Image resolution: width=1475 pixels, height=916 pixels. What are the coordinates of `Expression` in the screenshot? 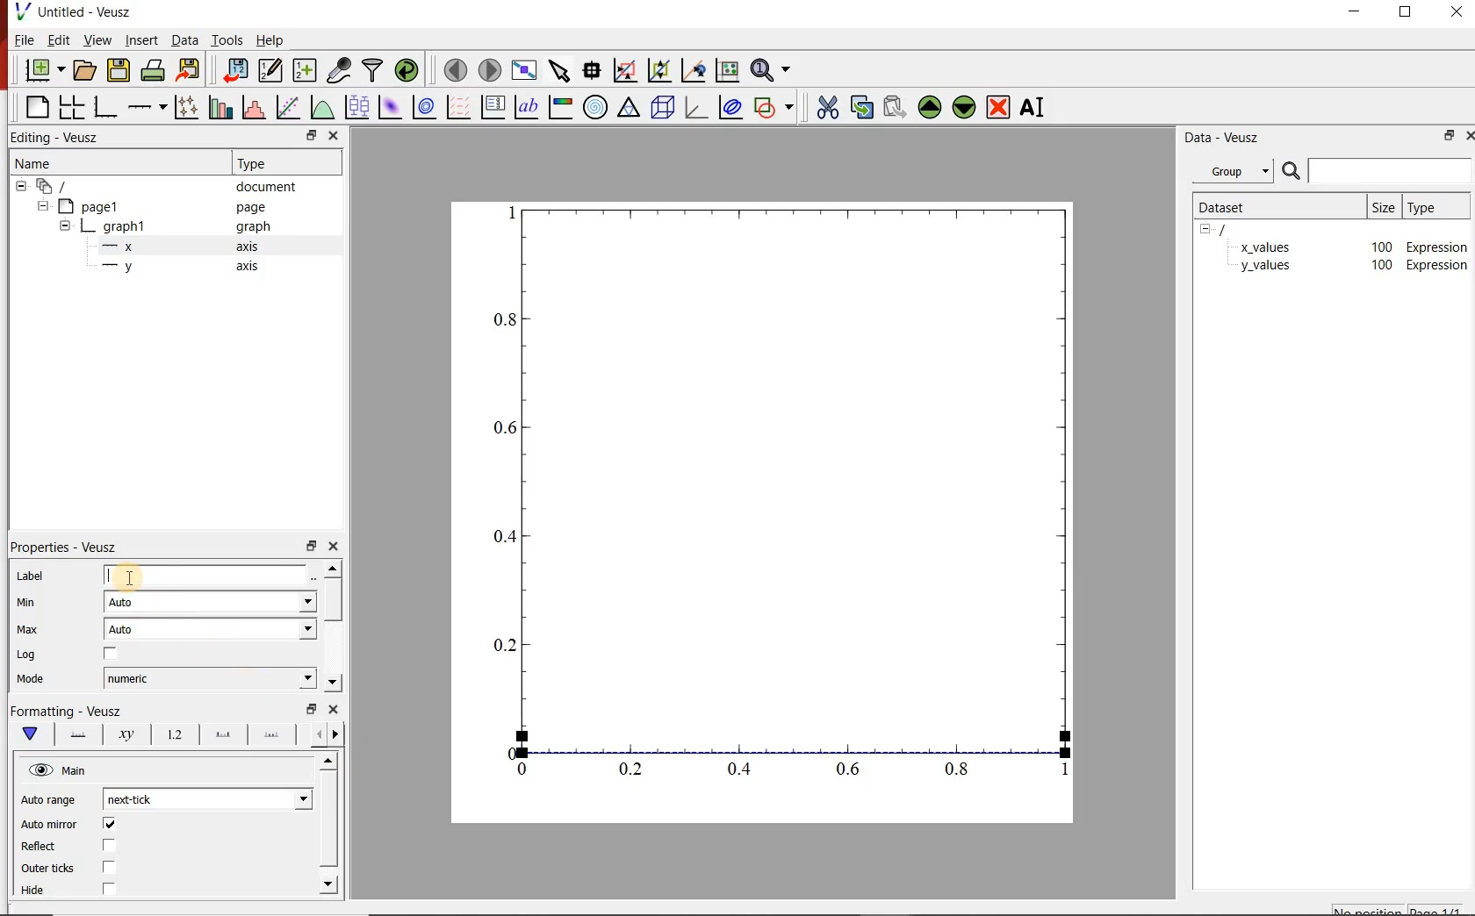 It's located at (1437, 266).